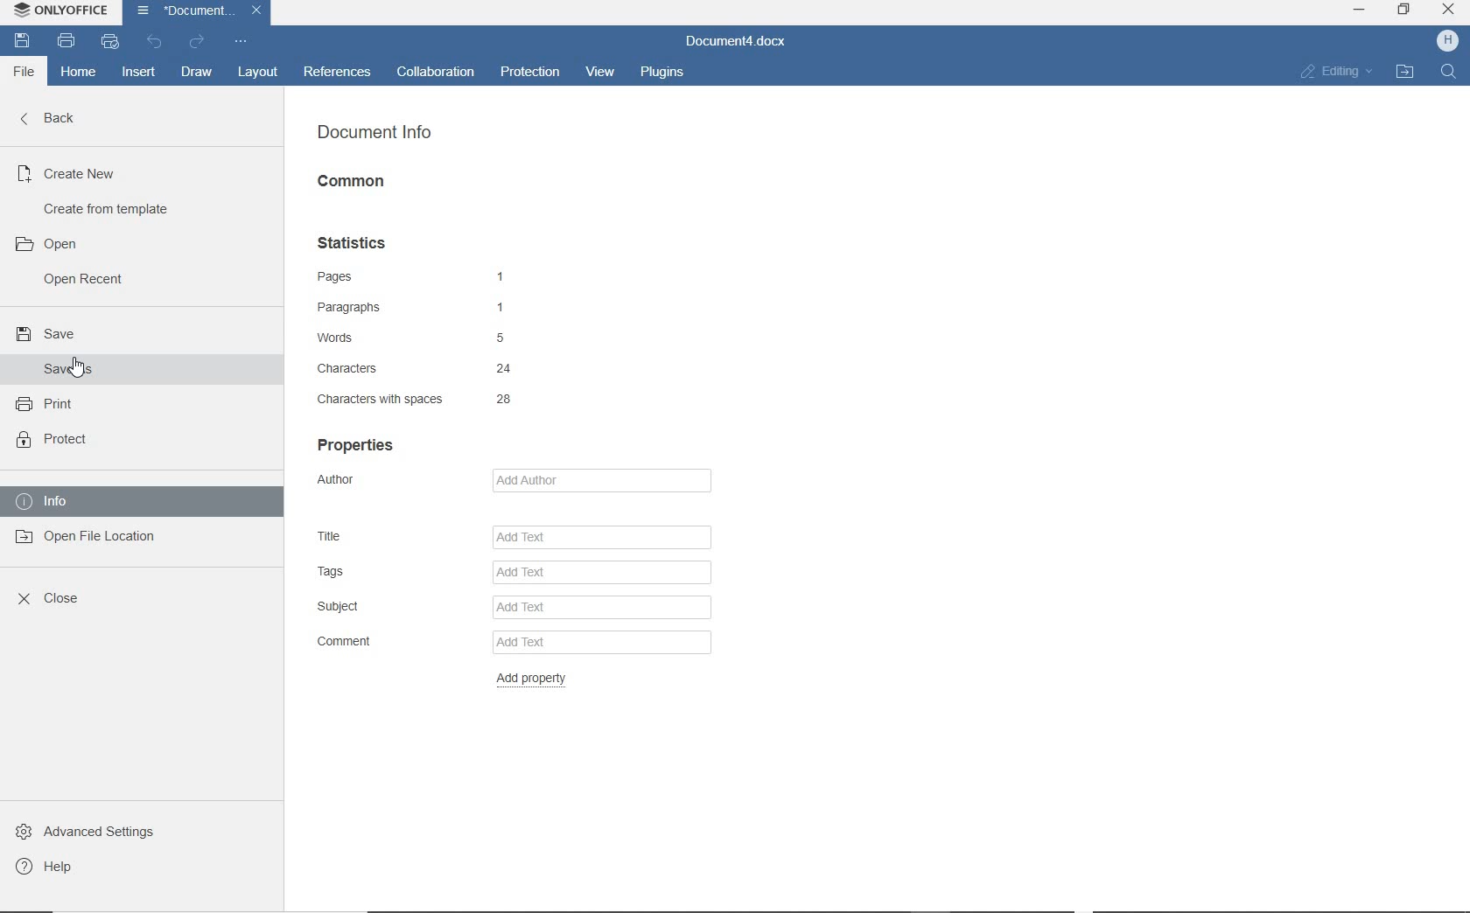 Image resolution: width=1470 pixels, height=913 pixels. Describe the element at coordinates (1338, 71) in the screenshot. I see `editing` at that location.